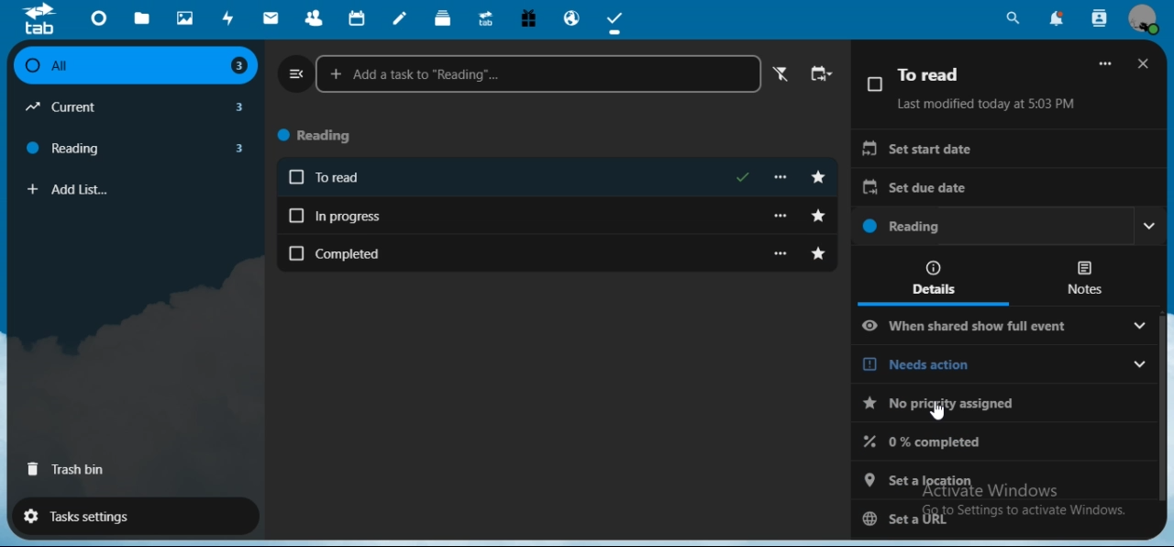  What do you see at coordinates (1009, 149) in the screenshot?
I see `set start date` at bounding box center [1009, 149].